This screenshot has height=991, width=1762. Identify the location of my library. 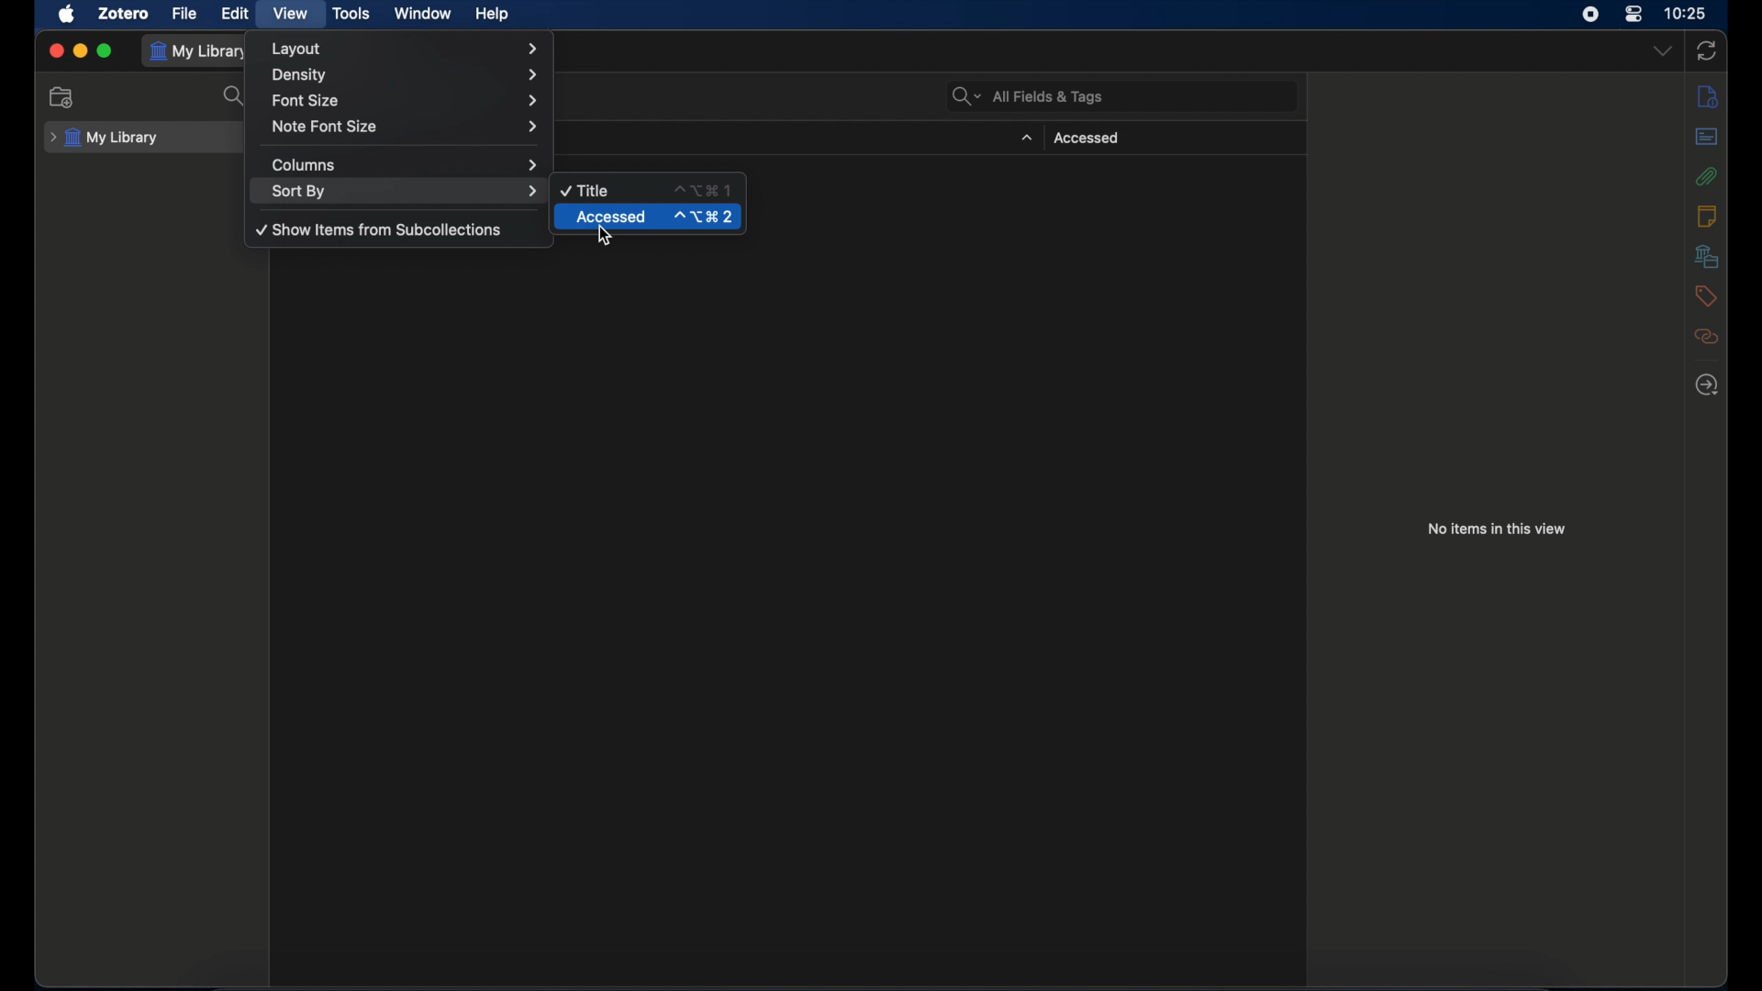
(199, 51).